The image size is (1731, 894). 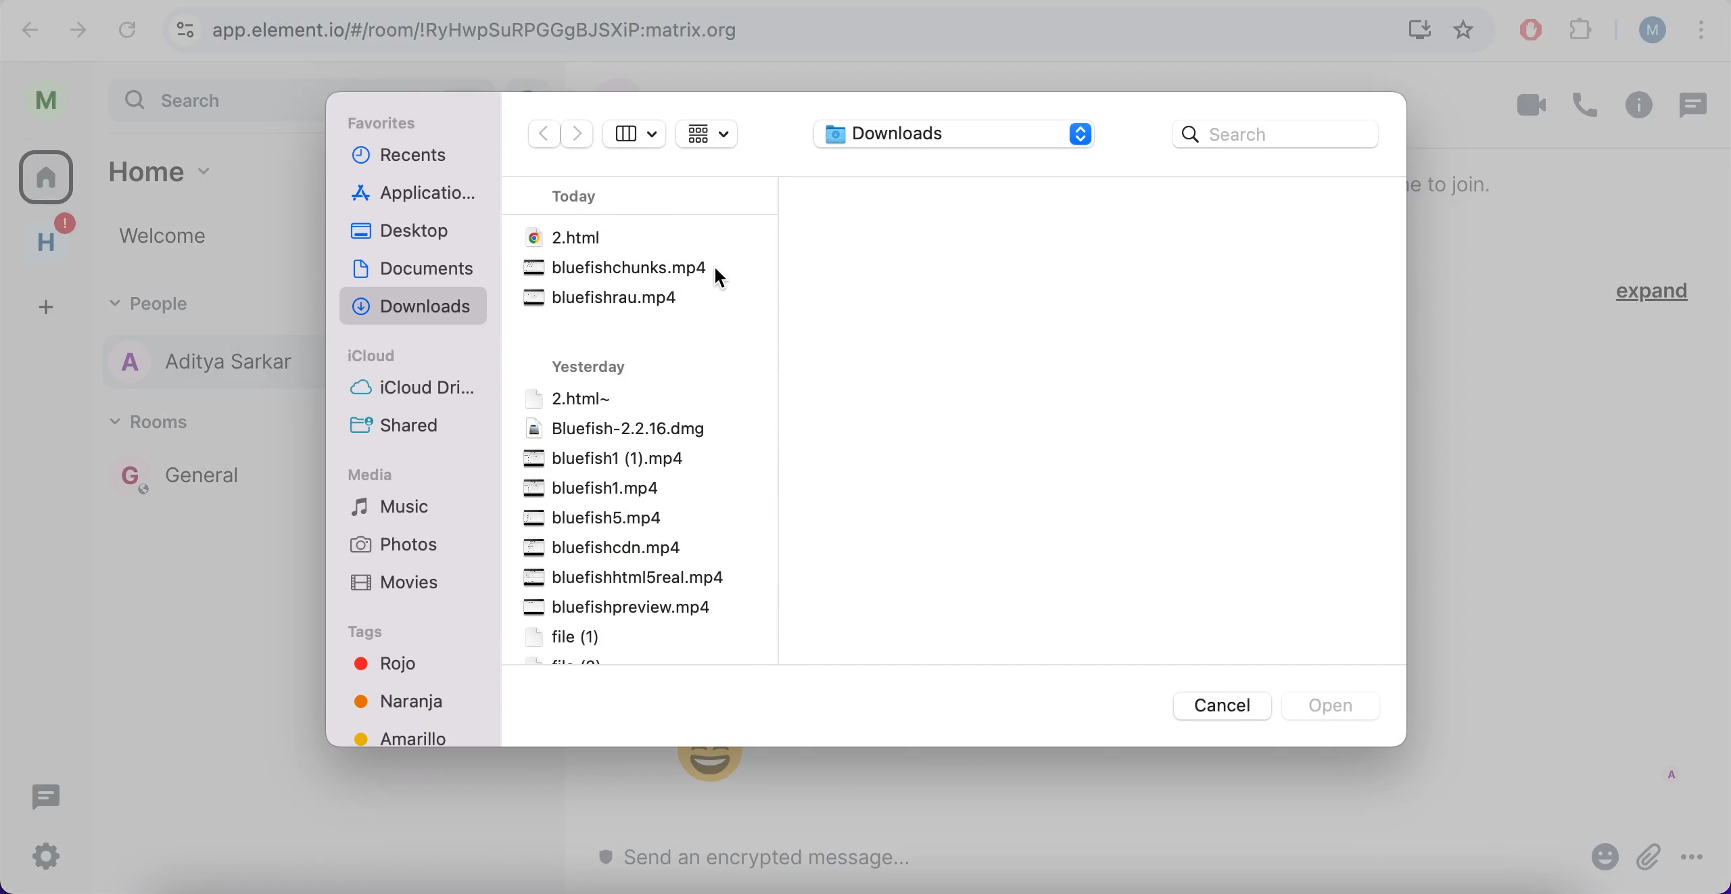 What do you see at coordinates (576, 401) in the screenshot?
I see `2.html~` at bounding box center [576, 401].